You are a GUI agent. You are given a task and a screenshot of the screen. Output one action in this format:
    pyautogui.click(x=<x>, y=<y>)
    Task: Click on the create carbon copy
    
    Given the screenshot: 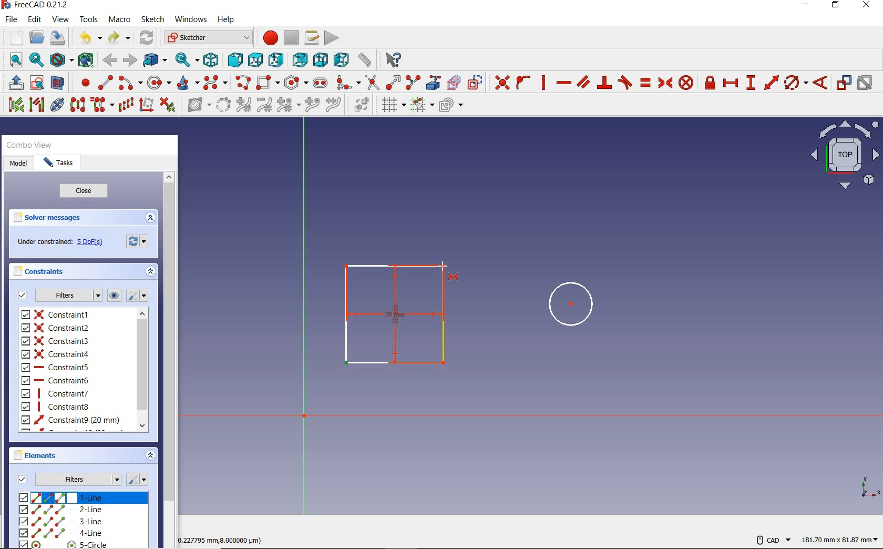 What is the action you would take?
    pyautogui.click(x=454, y=83)
    